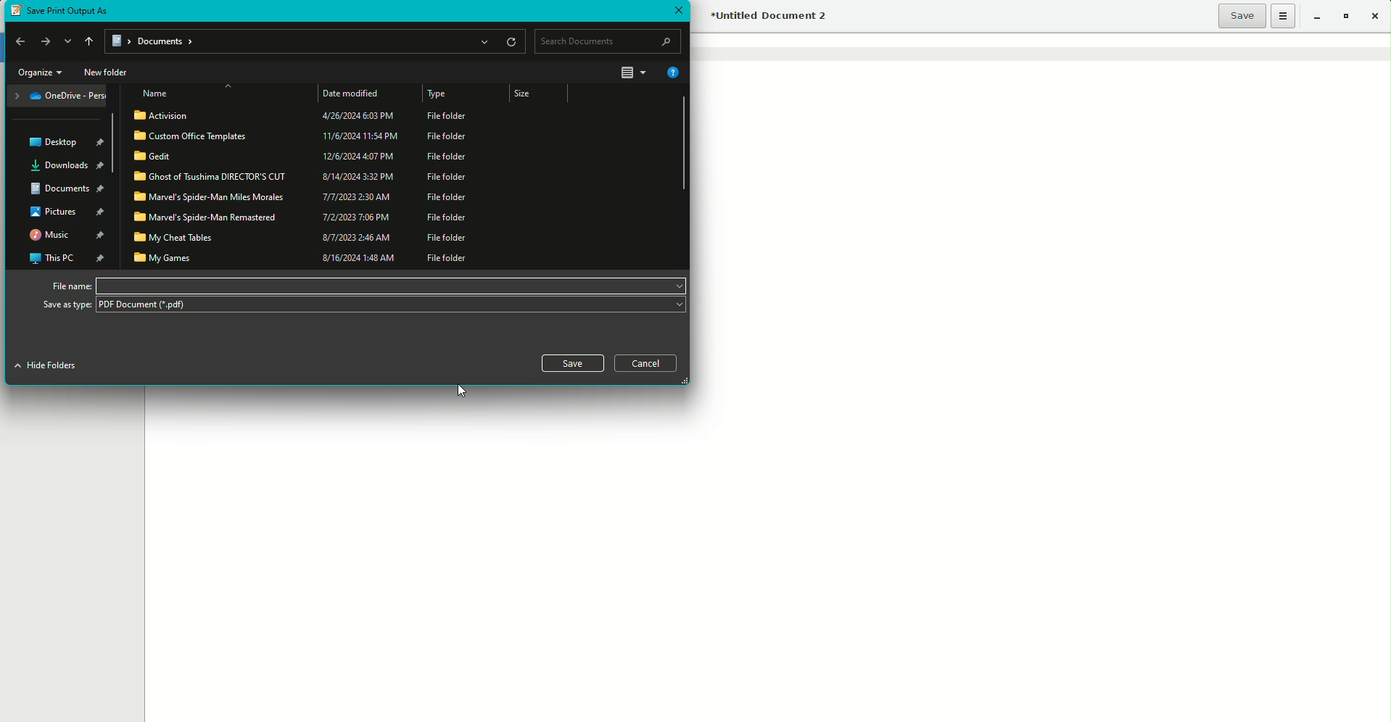 Image resolution: width=1391 pixels, height=722 pixels. Describe the element at coordinates (307, 257) in the screenshot. I see `My games` at that location.